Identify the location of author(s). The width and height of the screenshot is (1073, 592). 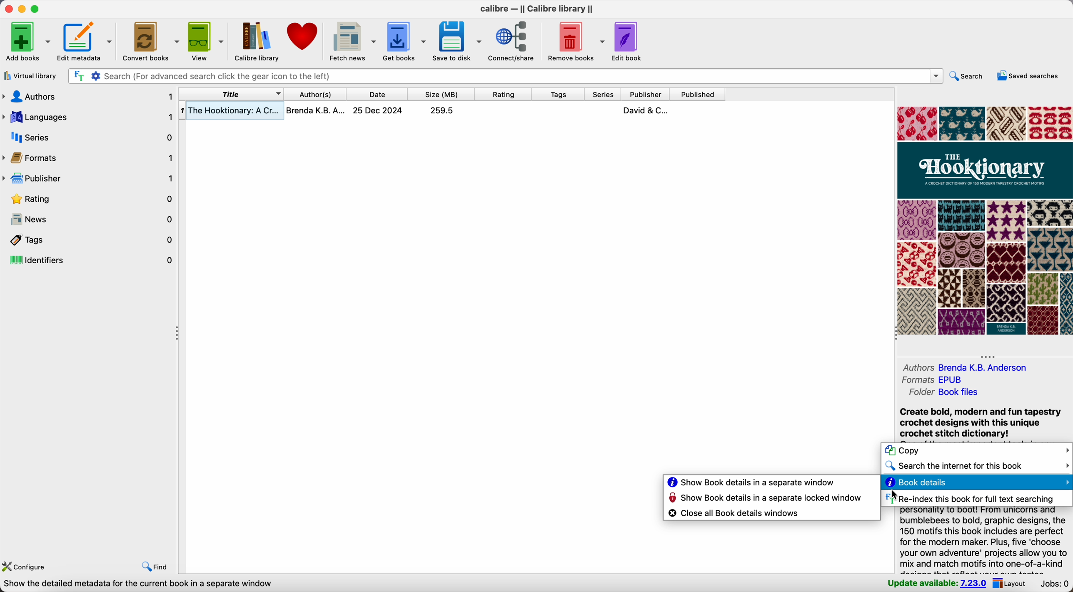
(314, 94).